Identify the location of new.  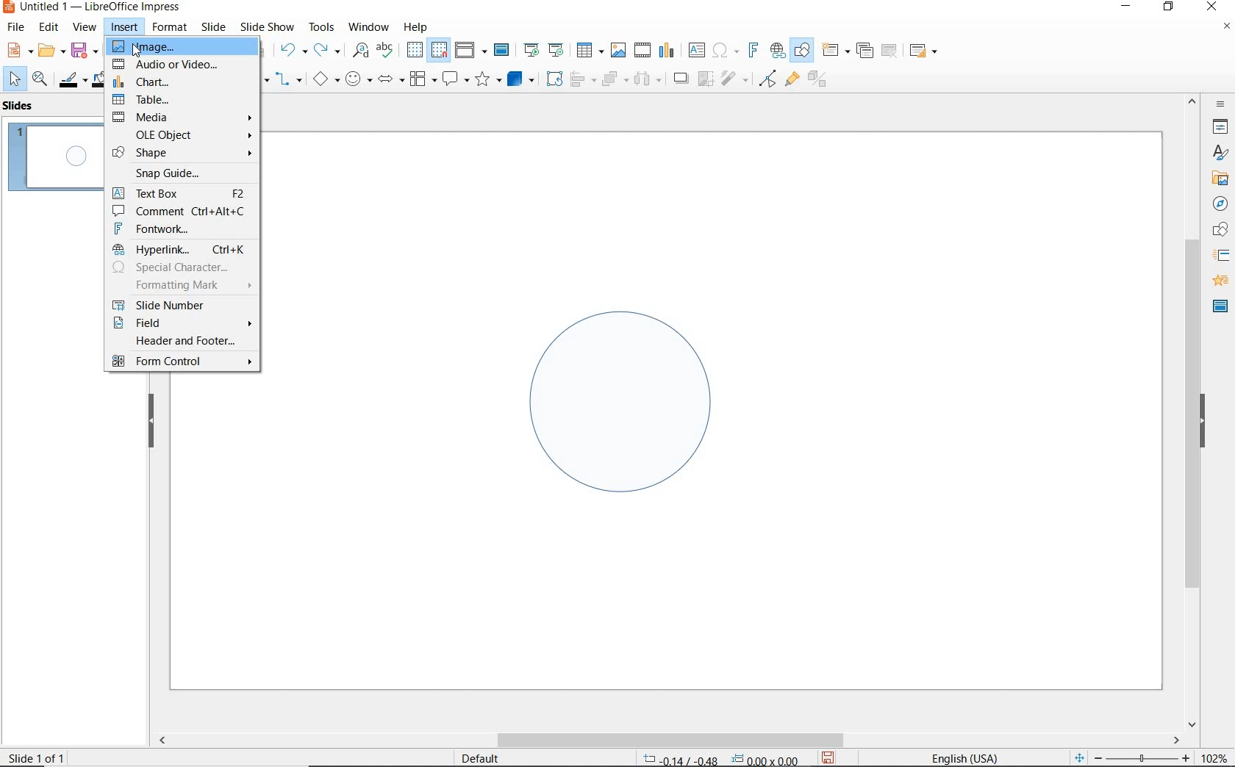
(18, 49).